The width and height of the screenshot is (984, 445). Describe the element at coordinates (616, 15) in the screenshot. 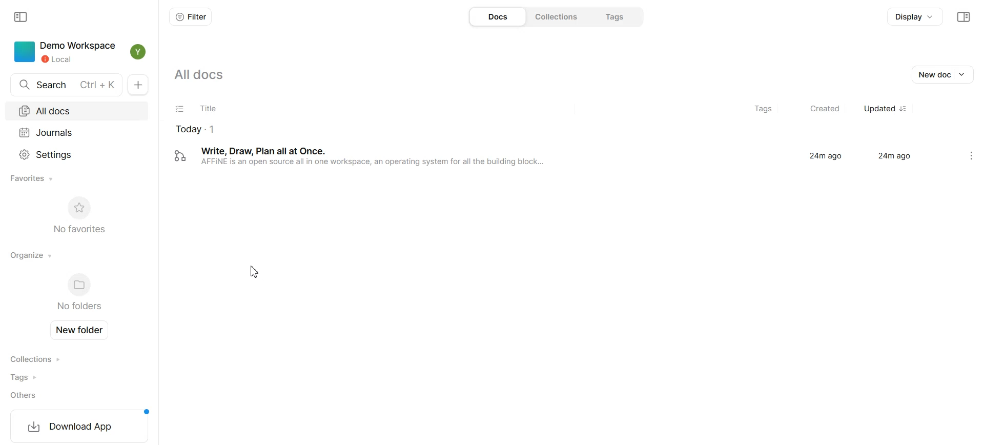

I see `Tags` at that location.